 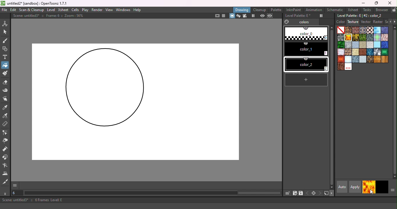 What do you see at coordinates (15, 185) in the screenshot?
I see `GUI show/hide` at bounding box center [15, 185].